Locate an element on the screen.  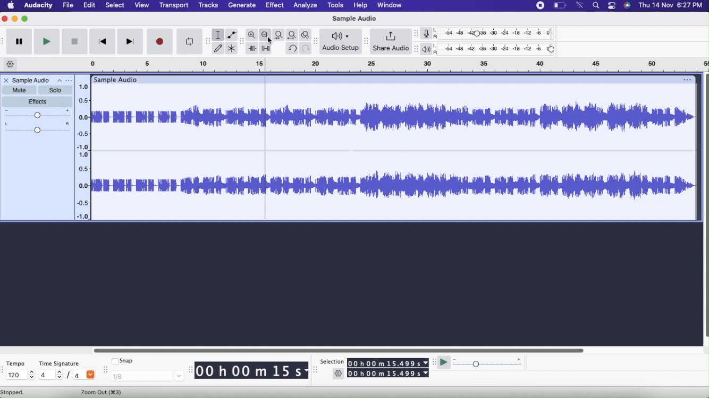
/ is located at coordinates (69, 375).